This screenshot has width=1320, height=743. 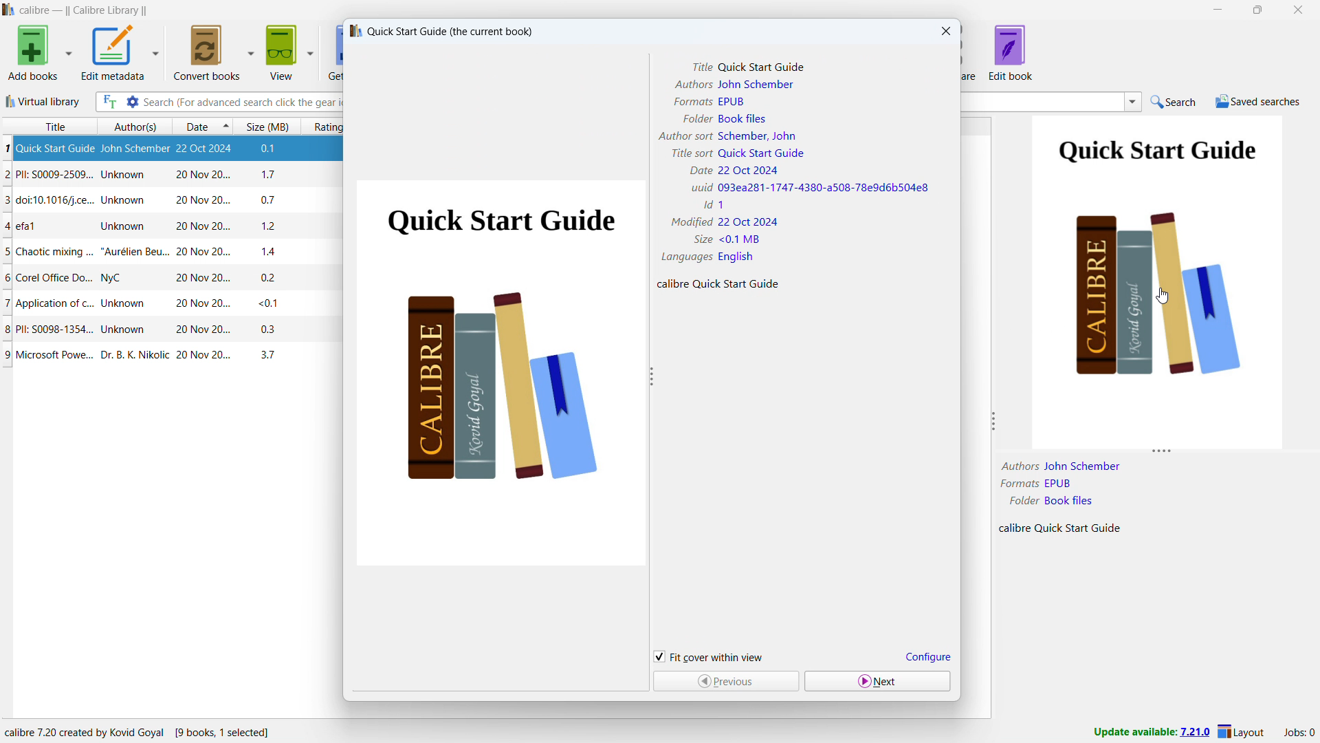 I want to click on Size, so click(x=701, y=239).